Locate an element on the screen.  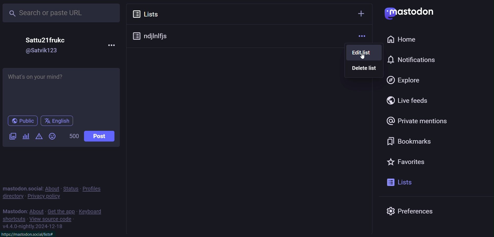
search or paste URL is located at coordinates (63, 12).